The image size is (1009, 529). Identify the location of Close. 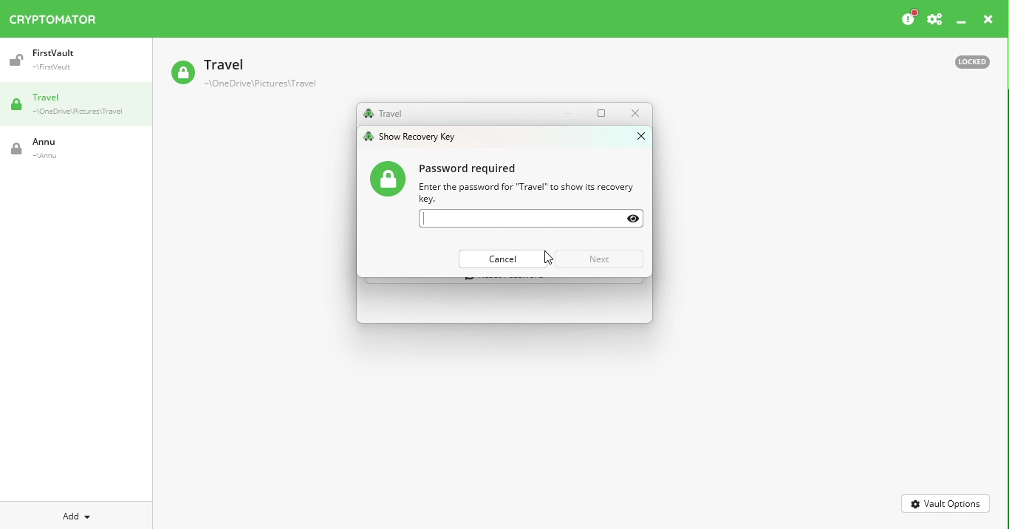
(988, 21).